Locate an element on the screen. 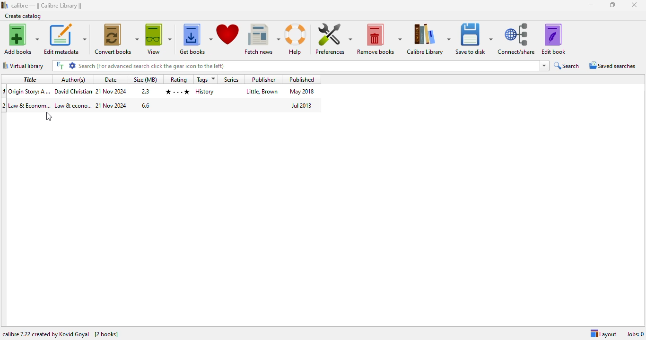 Image resolution: width=646 pixels, height=340 pixels. calibre library is located at coordinates (428, 38).